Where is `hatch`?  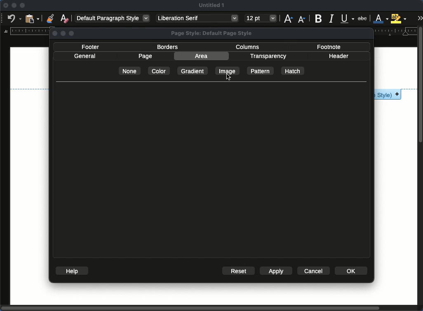
hatch is located at coordinates (293, 70).